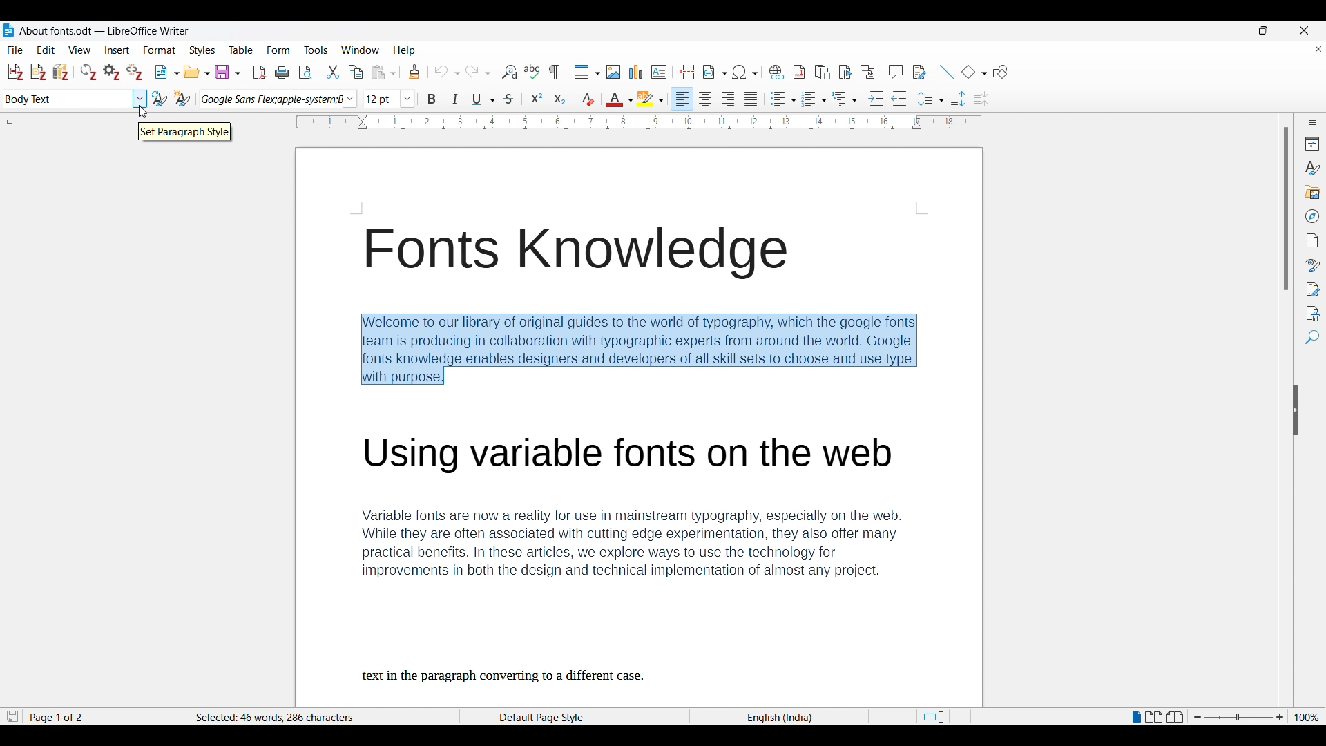 The image size is (1326, 746). What do you see at coordinates (389, 99) in the screenshot?
I see `Text size options` at bounding box center [389, 99].